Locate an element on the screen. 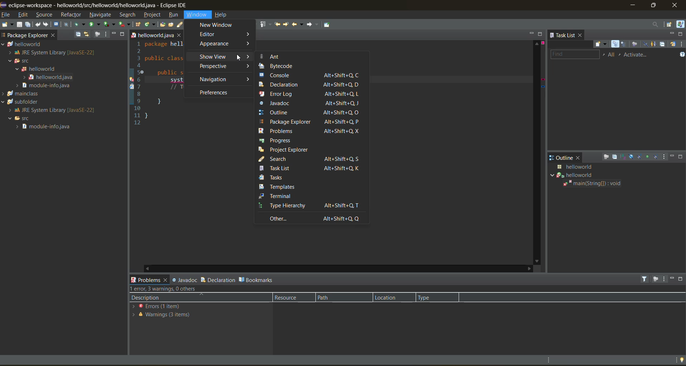 The height and width of the screenshot is (366, 686). scheduled is located at coordinates (624, 44).